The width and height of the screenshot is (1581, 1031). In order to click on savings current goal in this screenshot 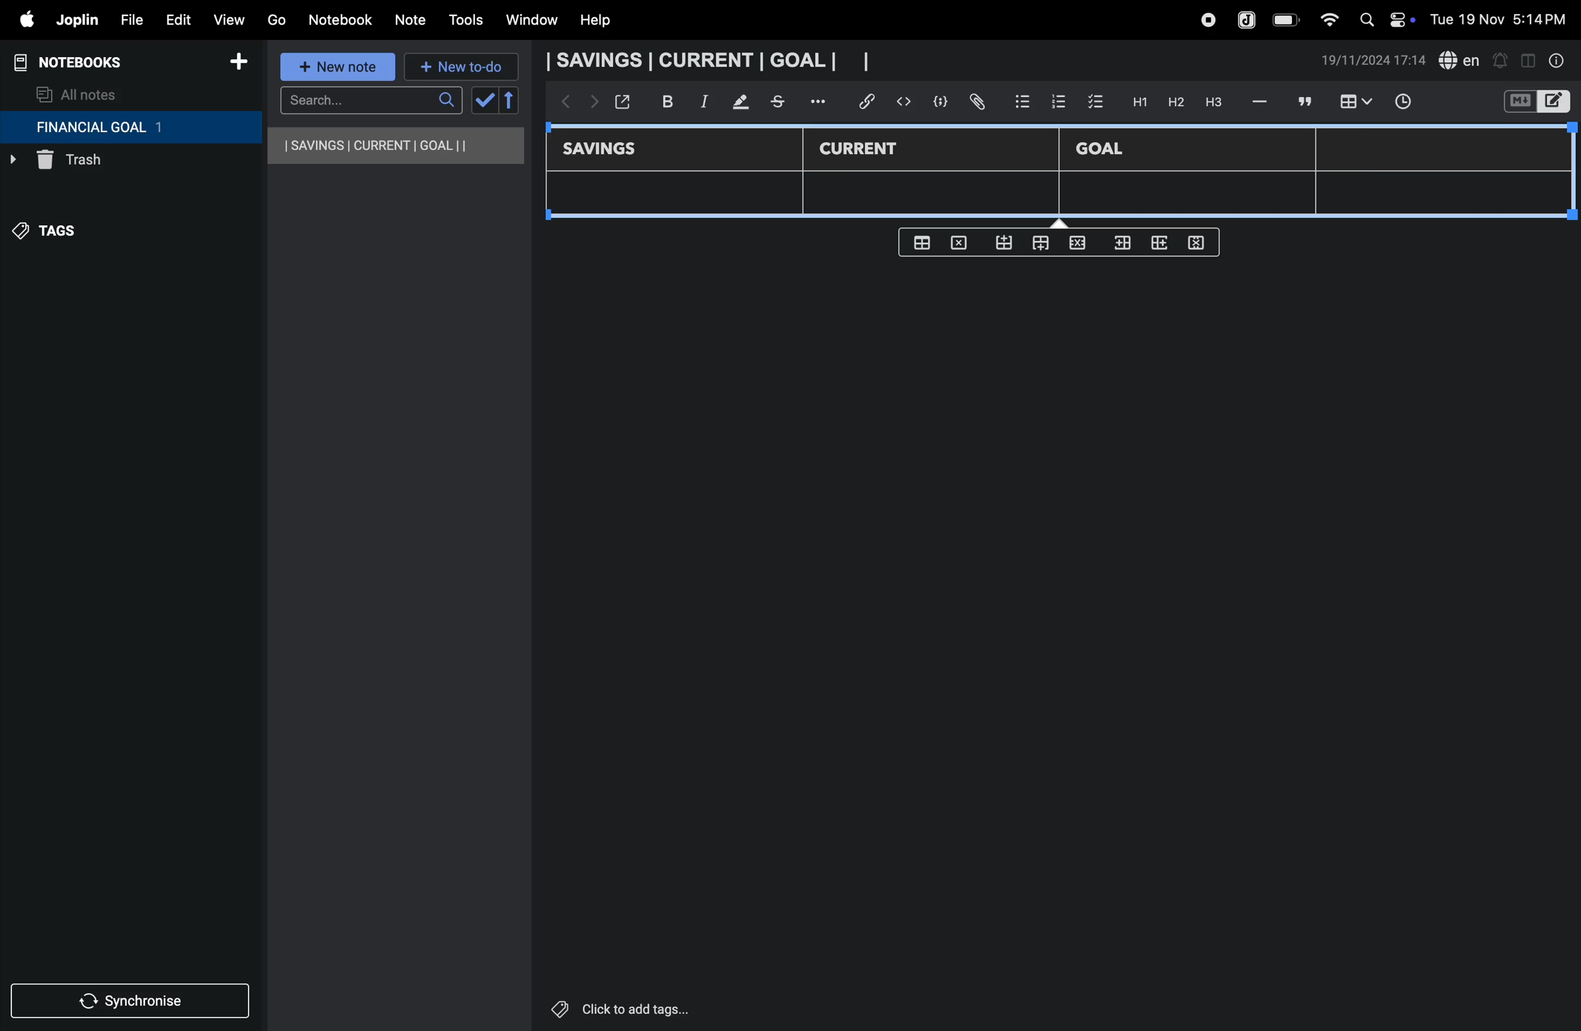, I will do `click(397, 145)`.